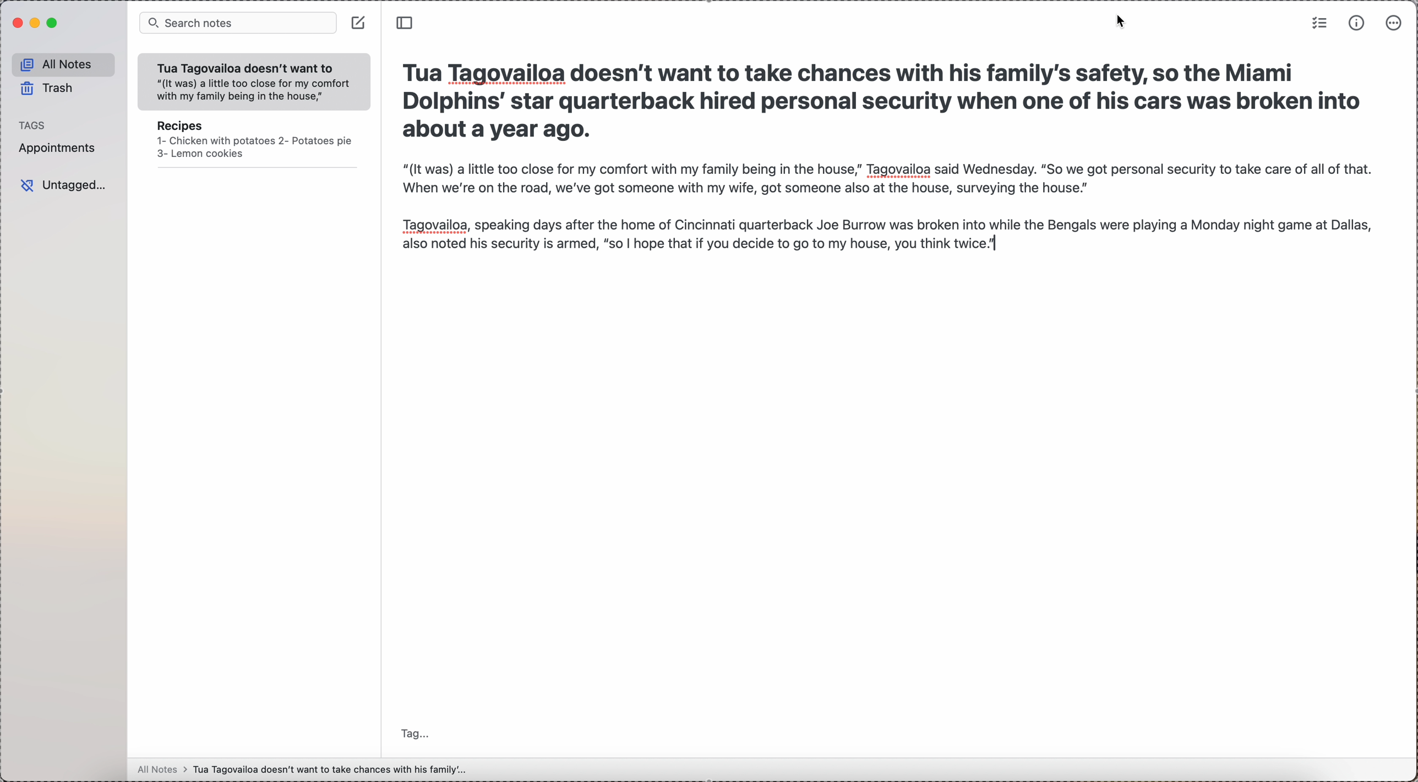  I want to click on cursor, so click(1115, 24).